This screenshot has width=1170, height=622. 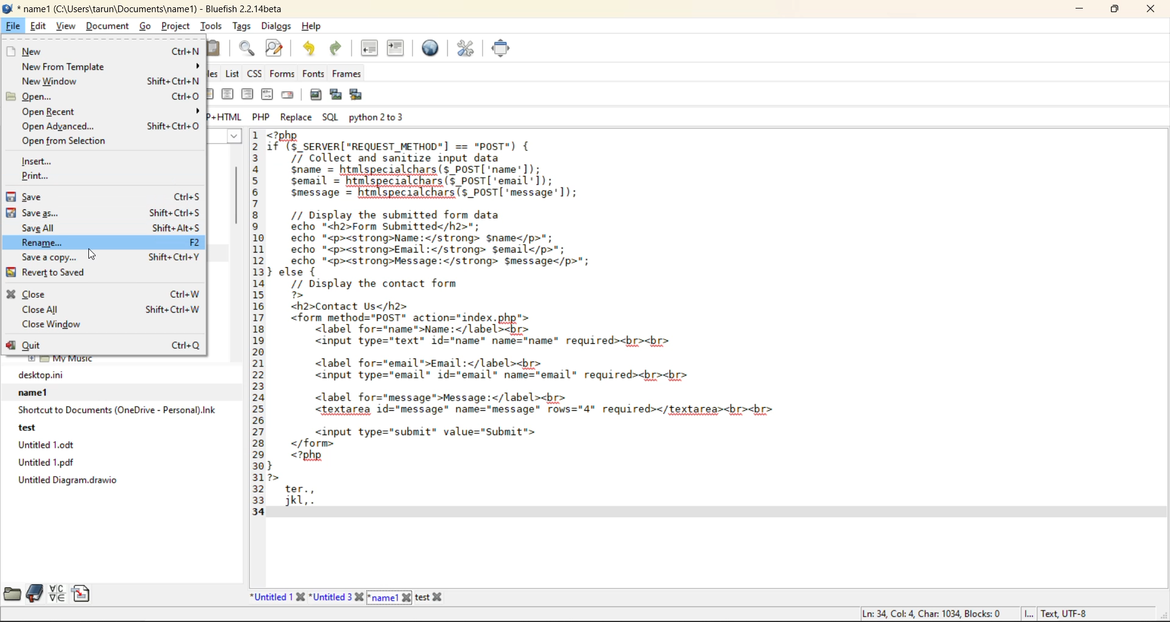 I want to click on php html, so click(x=224, y=116).